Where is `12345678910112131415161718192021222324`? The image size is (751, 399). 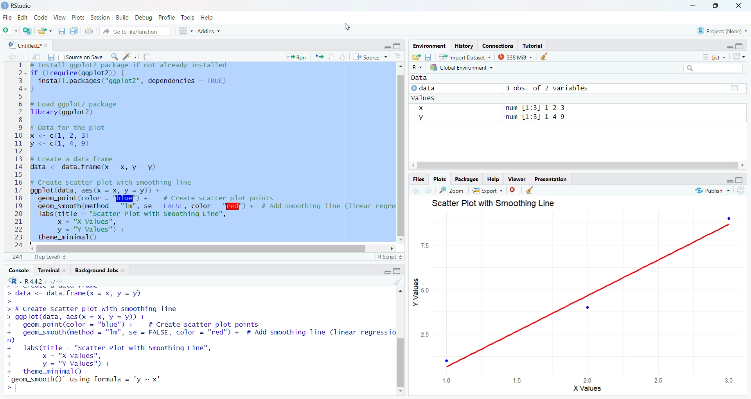 12345678910112131415161718192021222324 is located at coordinates (17, 156).